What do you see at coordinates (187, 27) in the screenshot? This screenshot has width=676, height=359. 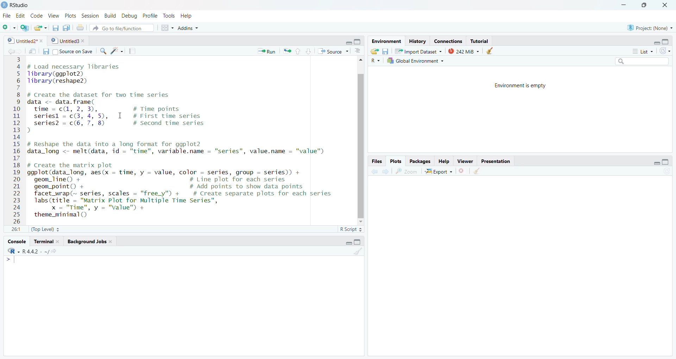 I see `Addins ` at bounding box center [187, 27].